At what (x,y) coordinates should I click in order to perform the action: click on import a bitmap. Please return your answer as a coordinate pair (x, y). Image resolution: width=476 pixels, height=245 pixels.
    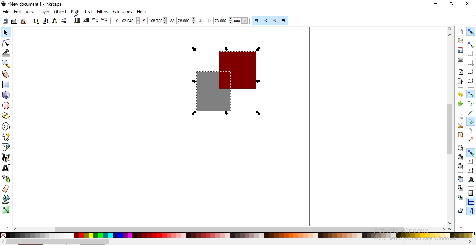
    Looking at the image, I should click on (460, 72).